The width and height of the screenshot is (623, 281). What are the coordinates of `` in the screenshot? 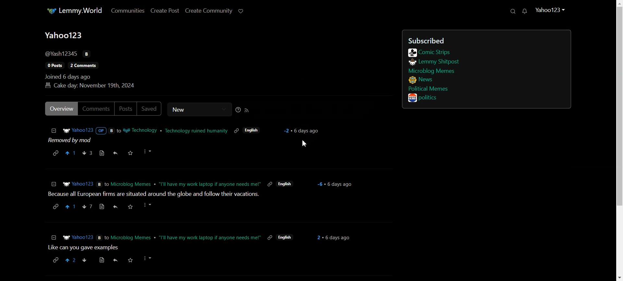 It's located at (116, 207).